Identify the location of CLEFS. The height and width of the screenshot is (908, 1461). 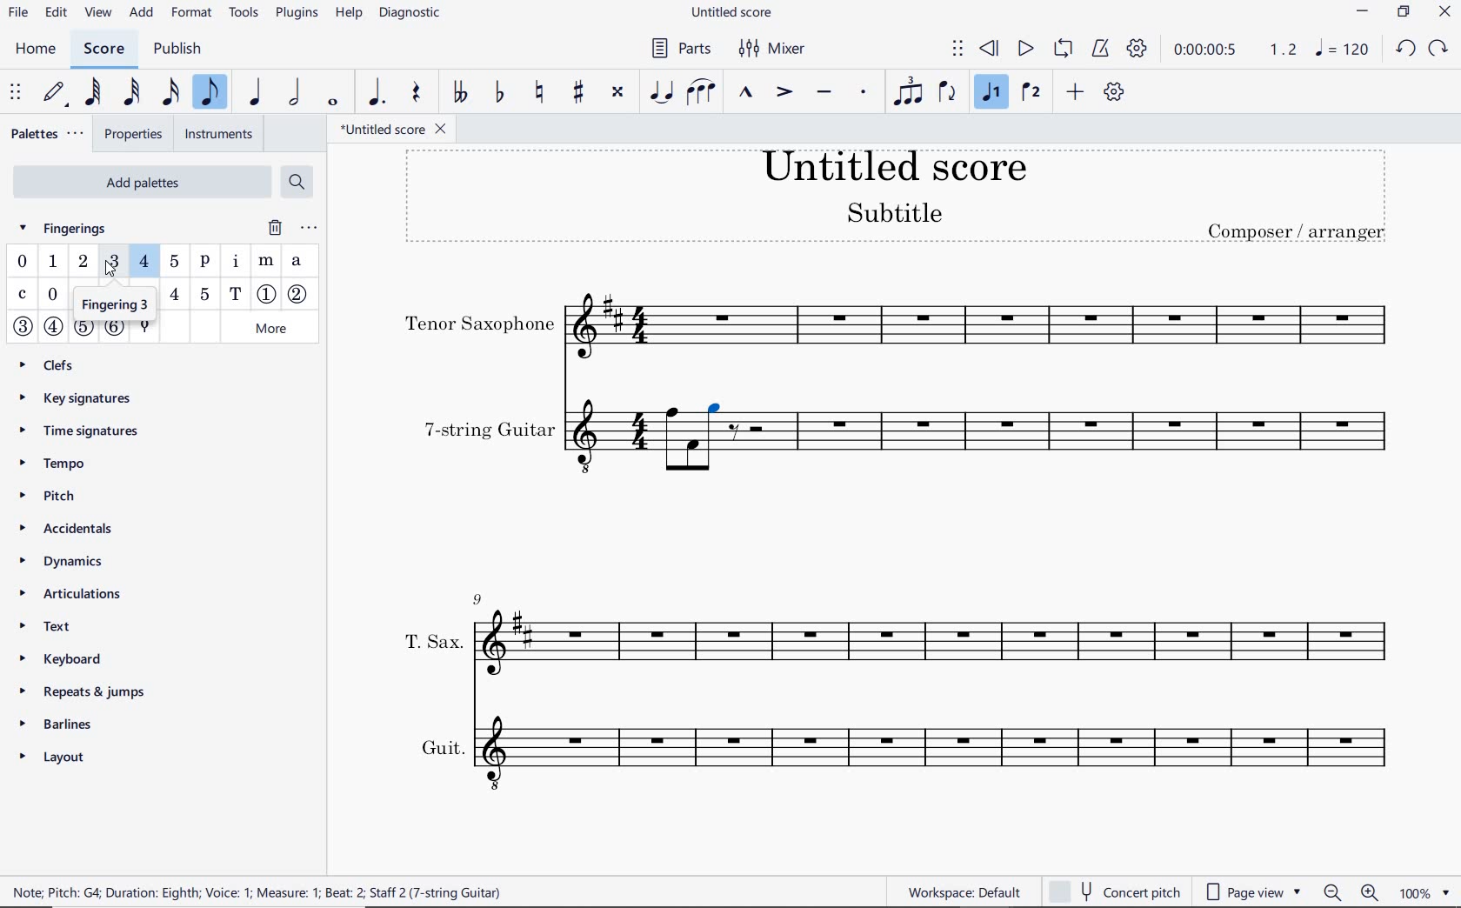
(54, 364).